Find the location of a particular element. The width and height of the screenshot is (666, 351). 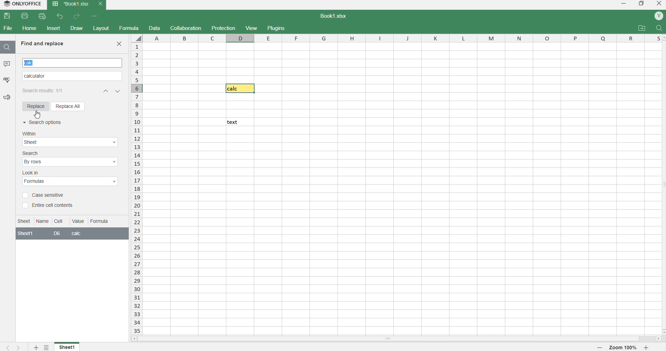

Entire Cell Contents is located at coordinates (50, 205).